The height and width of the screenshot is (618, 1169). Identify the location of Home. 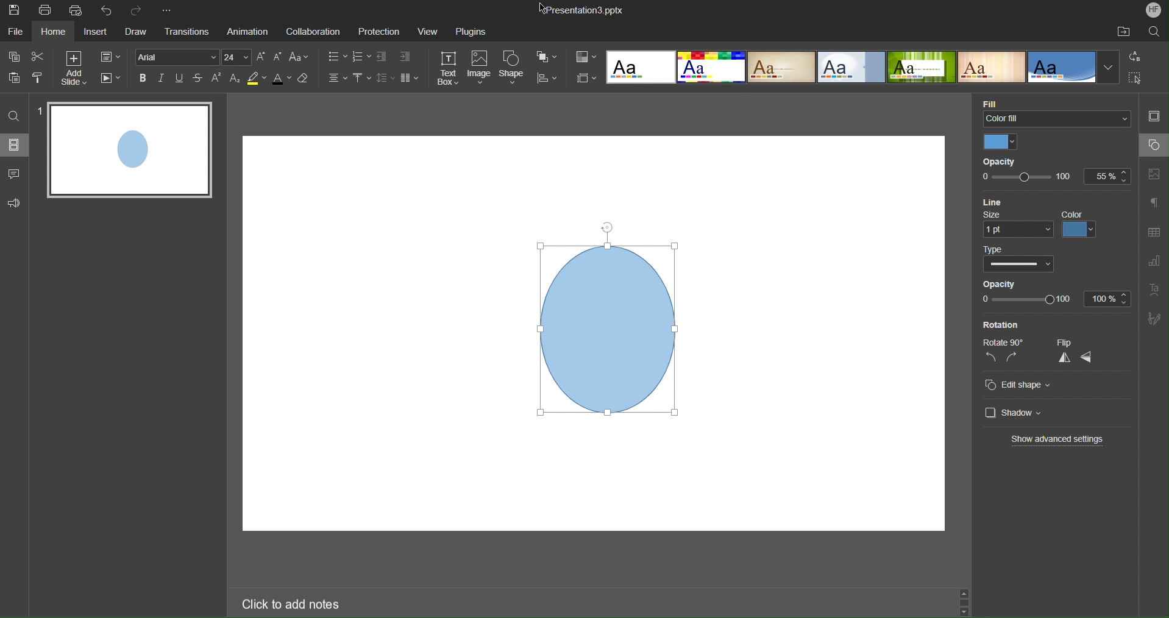
(54, 32).